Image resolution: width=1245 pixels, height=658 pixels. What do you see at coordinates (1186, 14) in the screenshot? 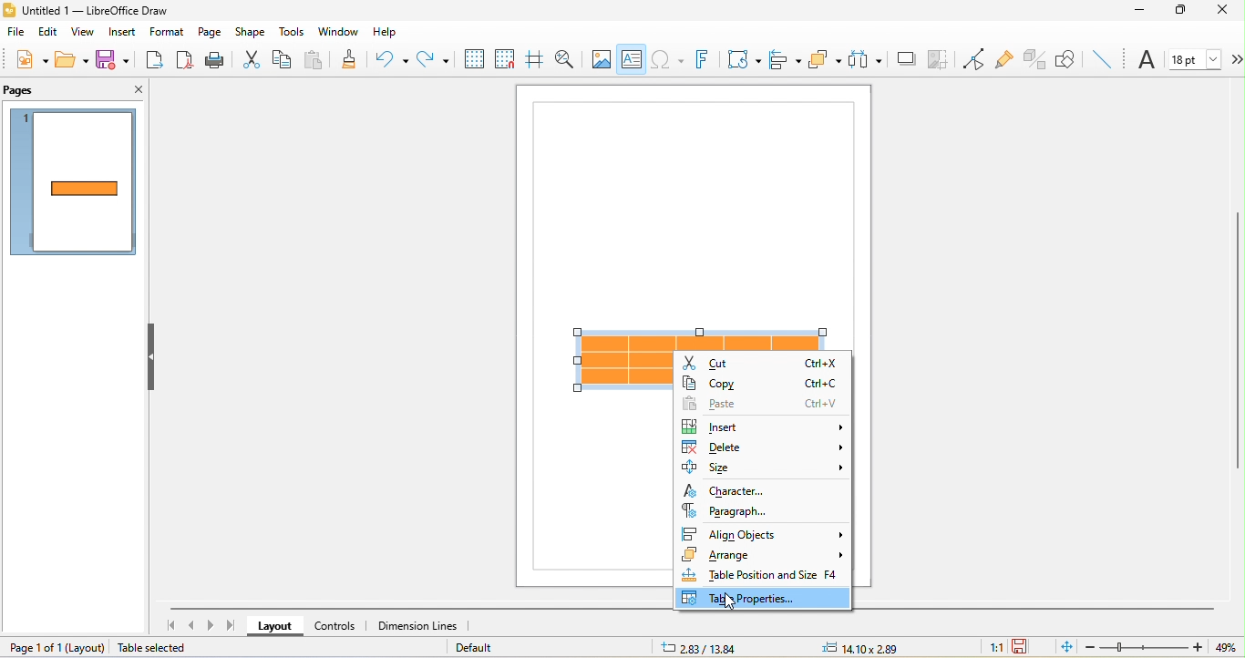
I see `maximize` at bounding box center [1186, 14].